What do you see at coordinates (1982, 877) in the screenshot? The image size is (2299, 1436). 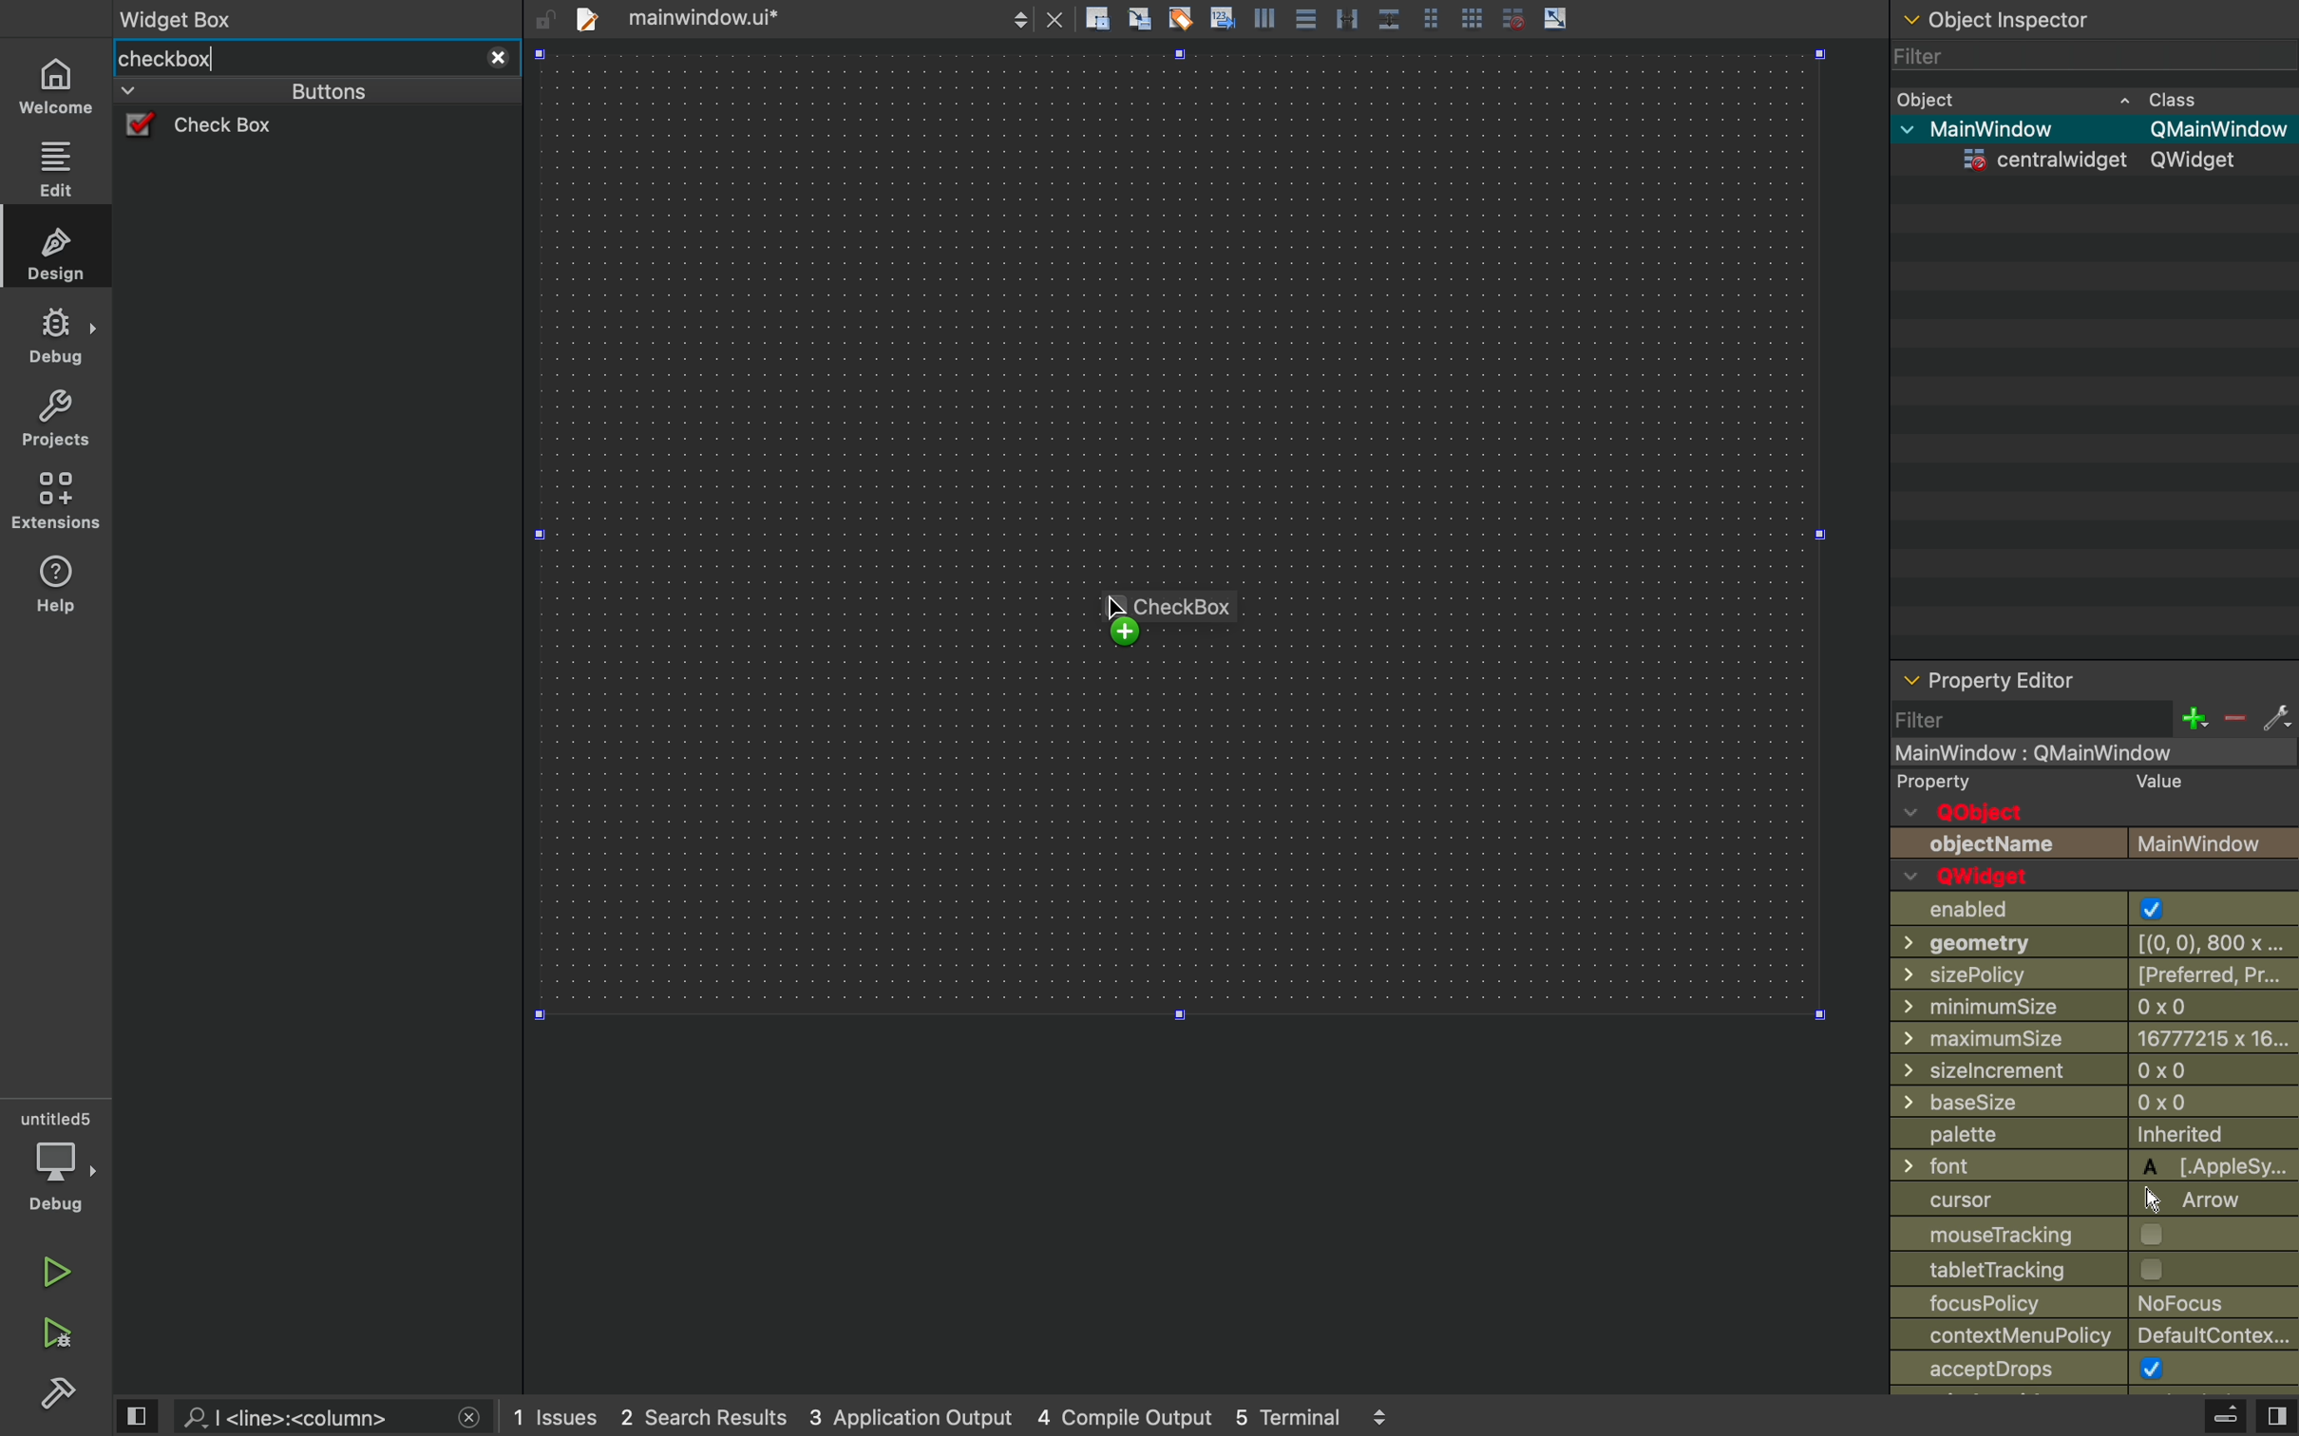 I see `qwidget` at bounding box center [1982, 877].